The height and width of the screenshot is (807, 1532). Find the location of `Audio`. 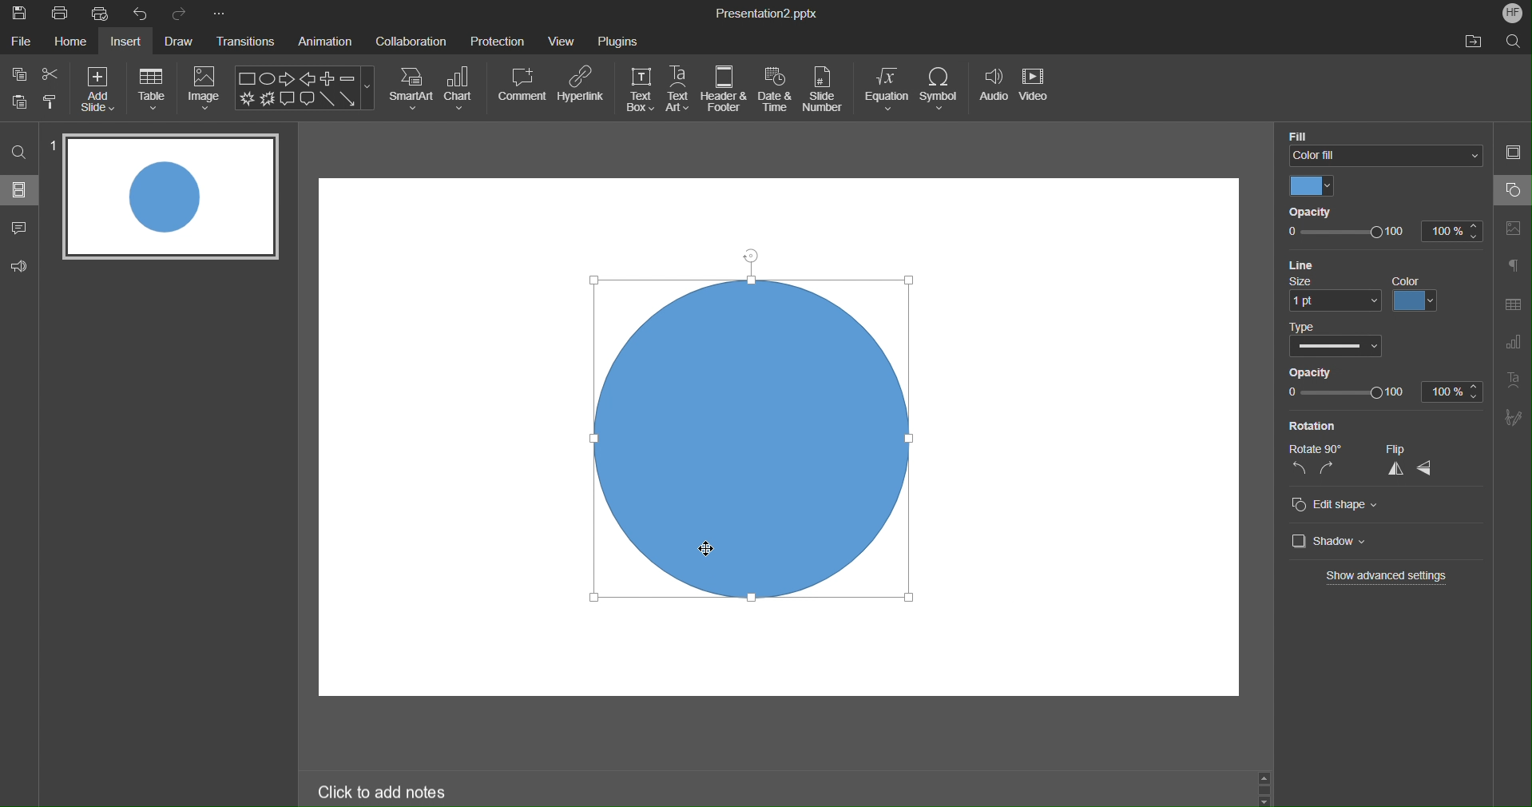

Audio is located at coordinates (992, 91).